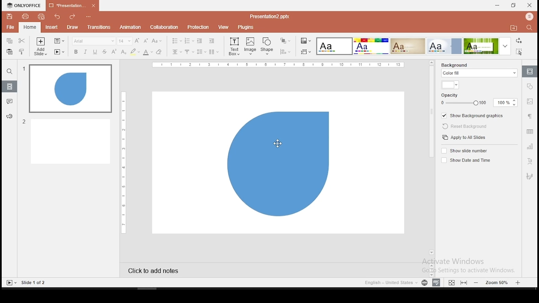  I want to click on font size, so click(125, 41).